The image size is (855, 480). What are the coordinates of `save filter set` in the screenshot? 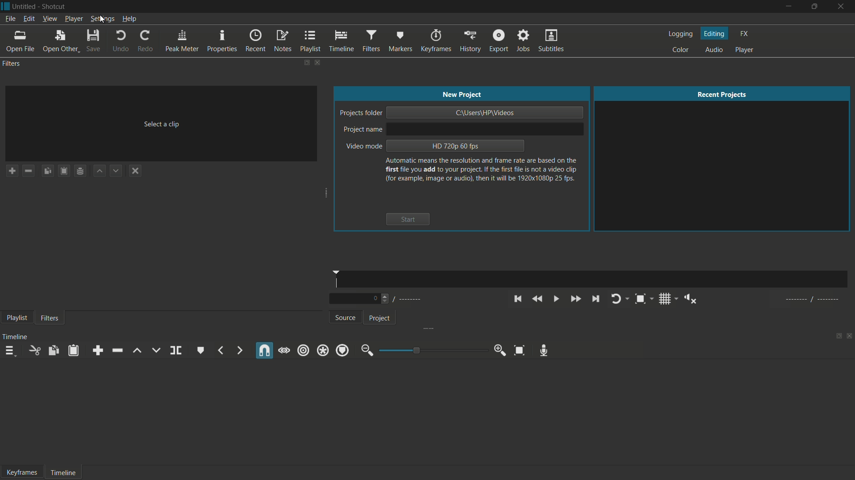 It's located at (80, 171).